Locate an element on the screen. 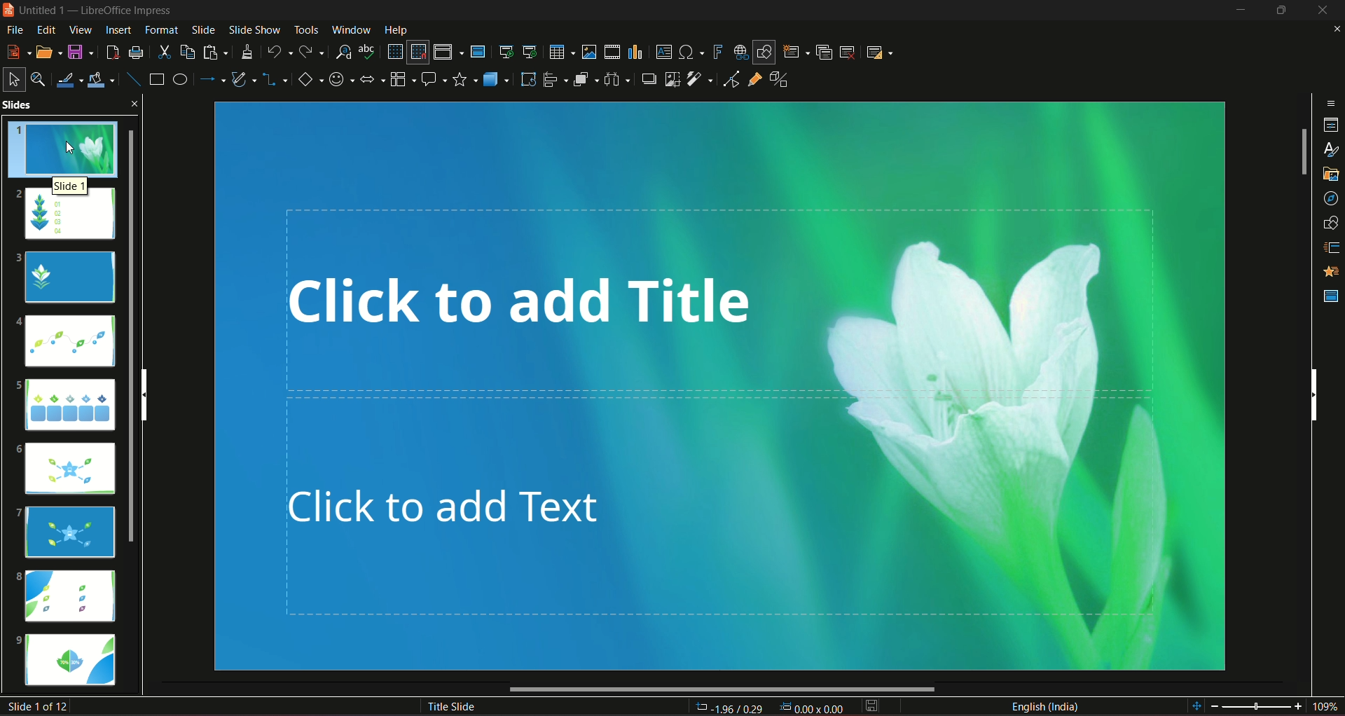 This screenshot has height=716, width=1345. zoom is located at coordinates (1264, 705).